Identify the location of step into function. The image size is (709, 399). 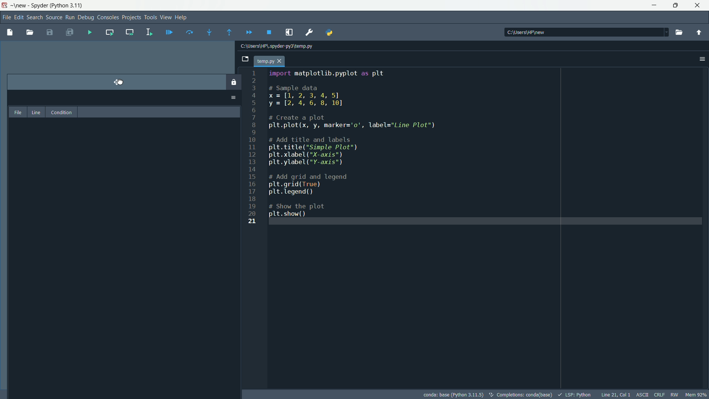
(207, 32).